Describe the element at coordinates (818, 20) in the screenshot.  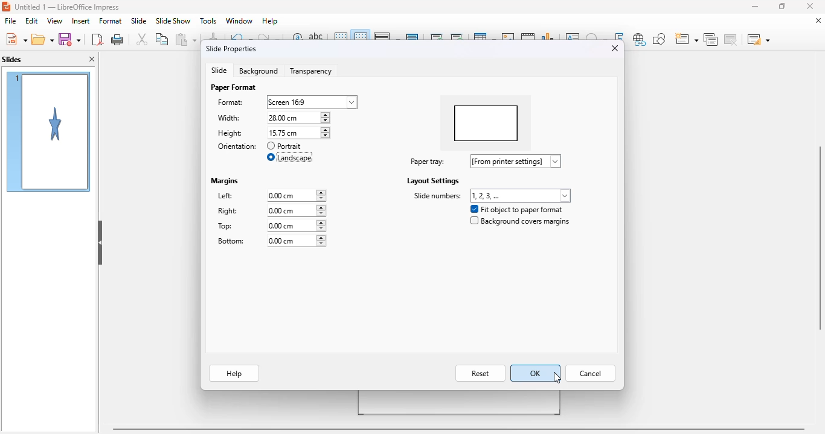
I see `close document` at that location.